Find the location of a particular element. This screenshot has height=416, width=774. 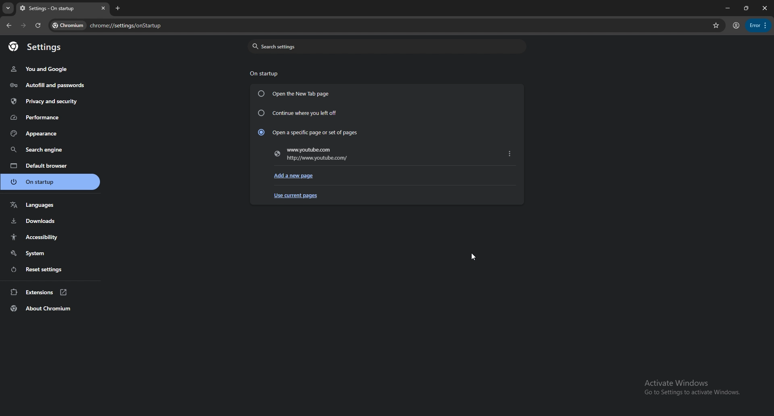

minimize is located at coordinates (726, 8).